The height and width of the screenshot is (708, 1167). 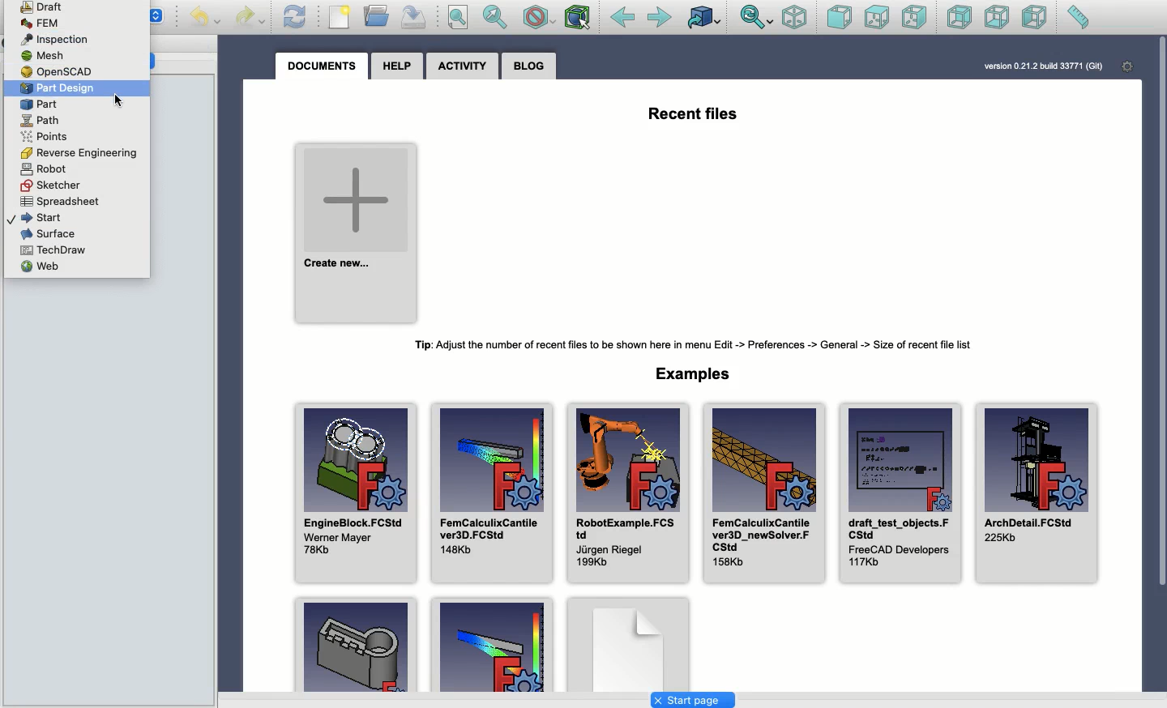 I want to click on Example 3, so click(x=628, y=643).